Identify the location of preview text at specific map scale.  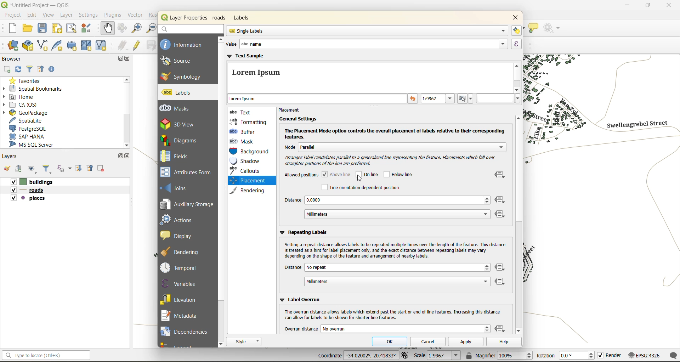
(438, 100).